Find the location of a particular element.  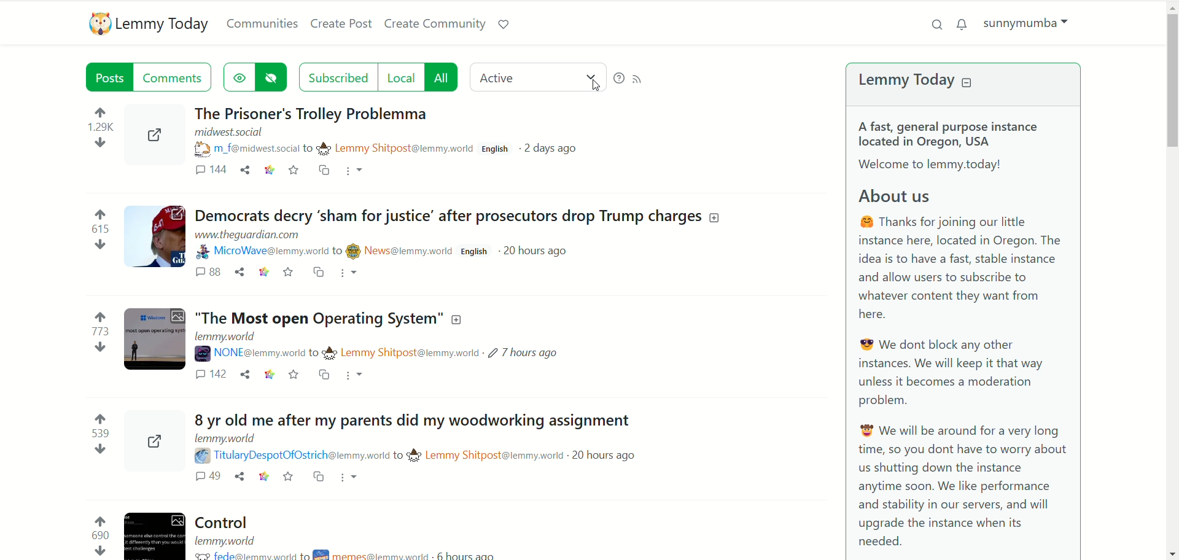

subscribed is located at coordinates (337, 77).